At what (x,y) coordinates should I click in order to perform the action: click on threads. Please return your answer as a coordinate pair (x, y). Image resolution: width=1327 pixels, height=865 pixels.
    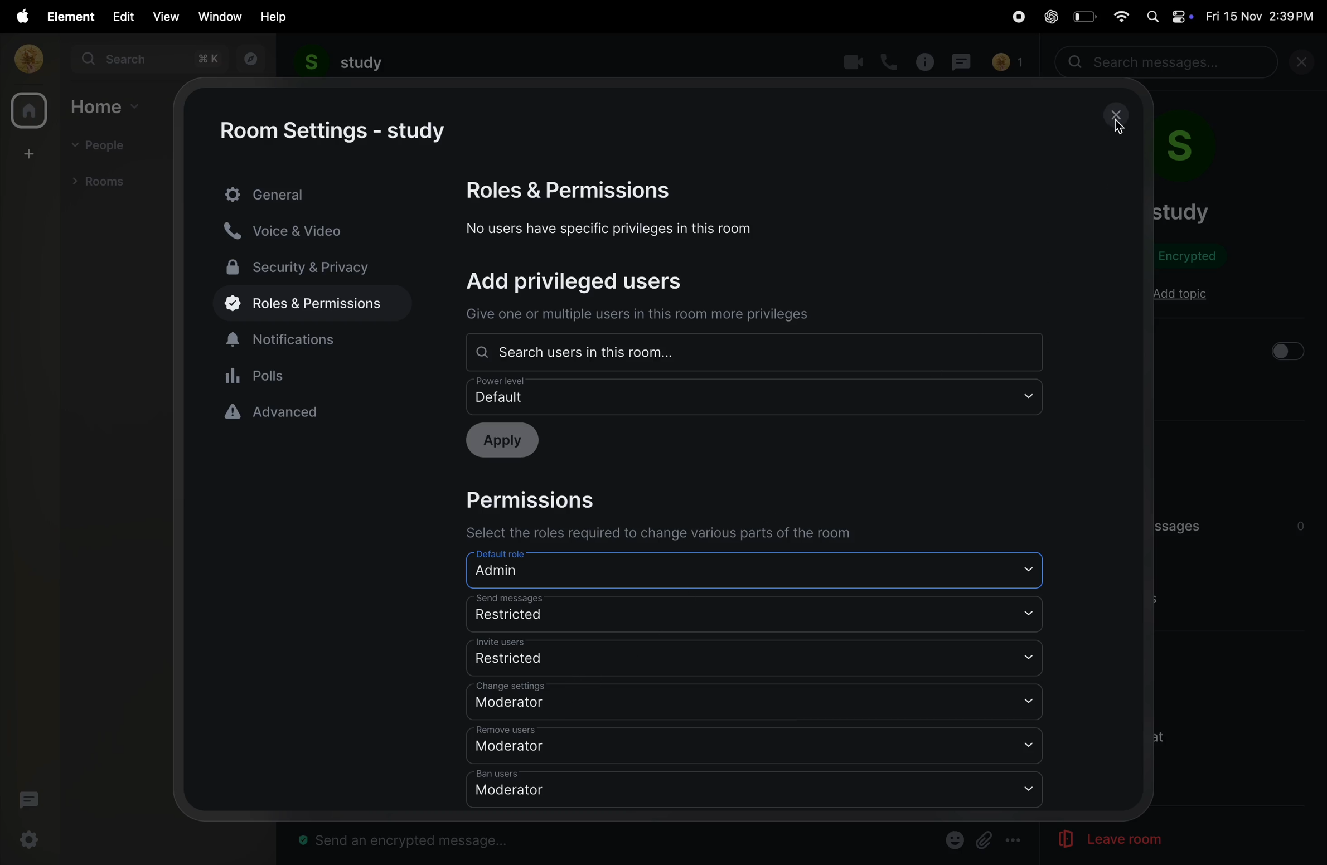
    Looking at the image, I should click on (28, 803).